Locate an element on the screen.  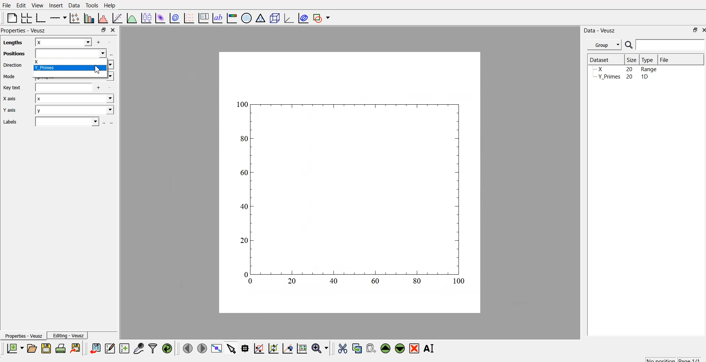
Type is located at coordinates (649, 59).